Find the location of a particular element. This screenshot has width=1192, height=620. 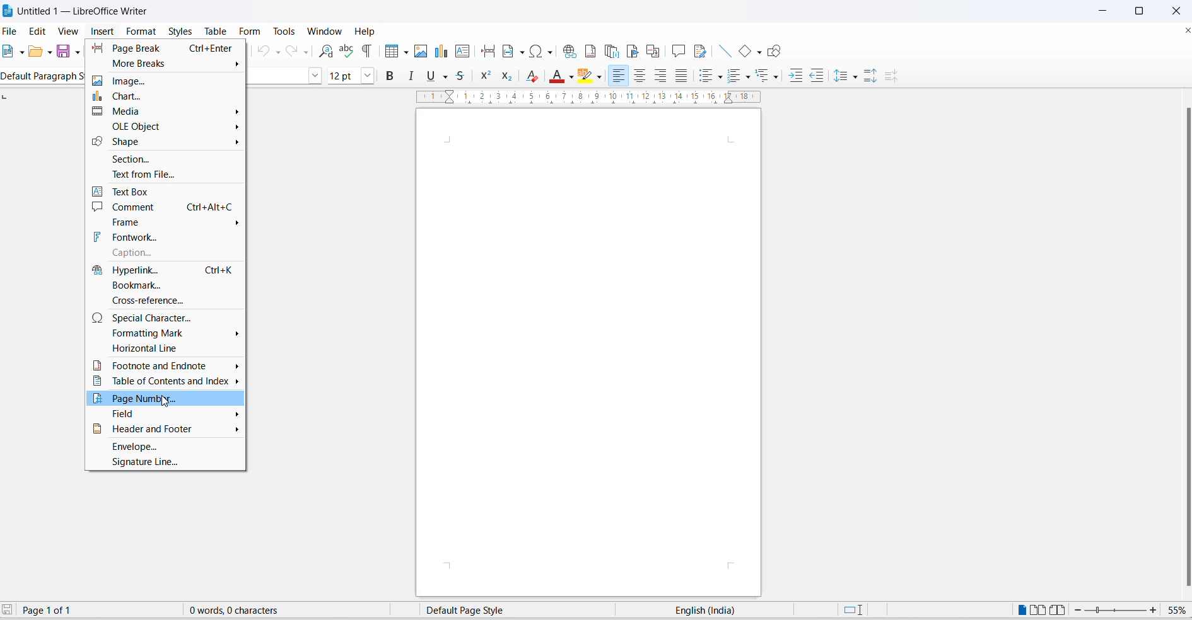

header and footer is located at coordinates (168, 430).